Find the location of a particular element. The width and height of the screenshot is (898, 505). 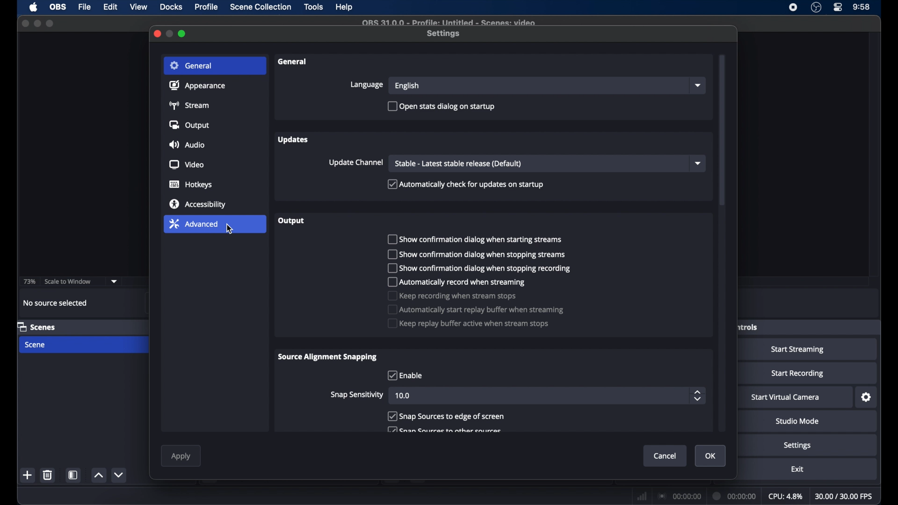

delete is located at coordinates (47, 475).